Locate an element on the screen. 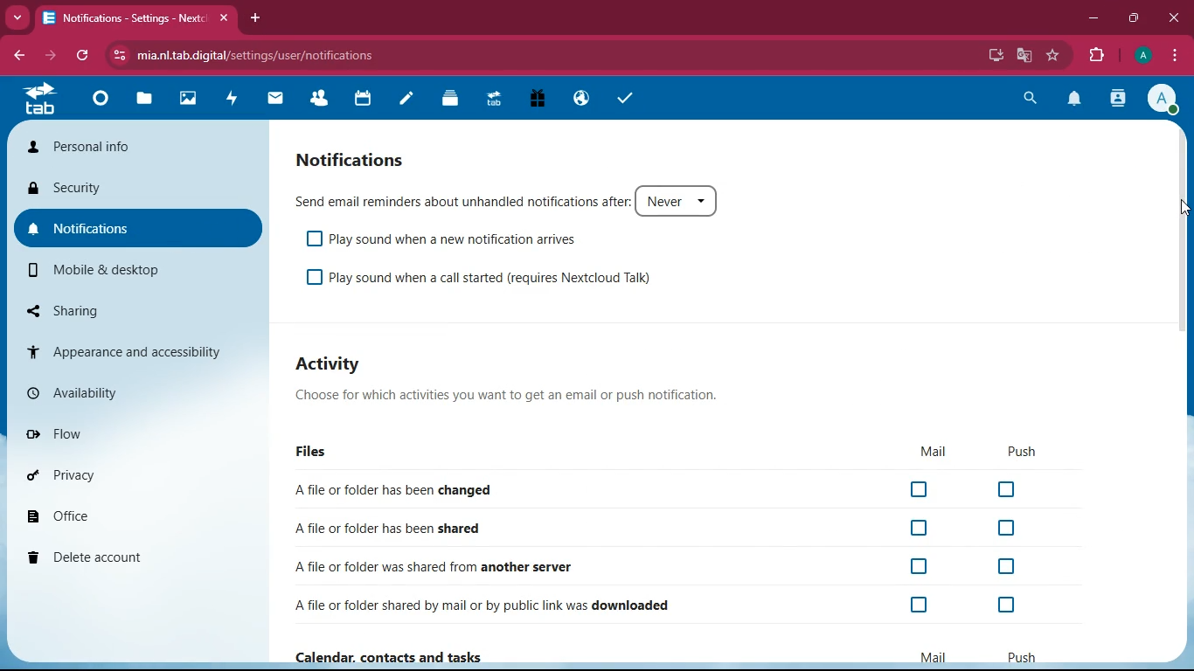 Image resolution: width=1194 pixels, height=671 pixels. Upgrade is located at coordinates (495, 100).